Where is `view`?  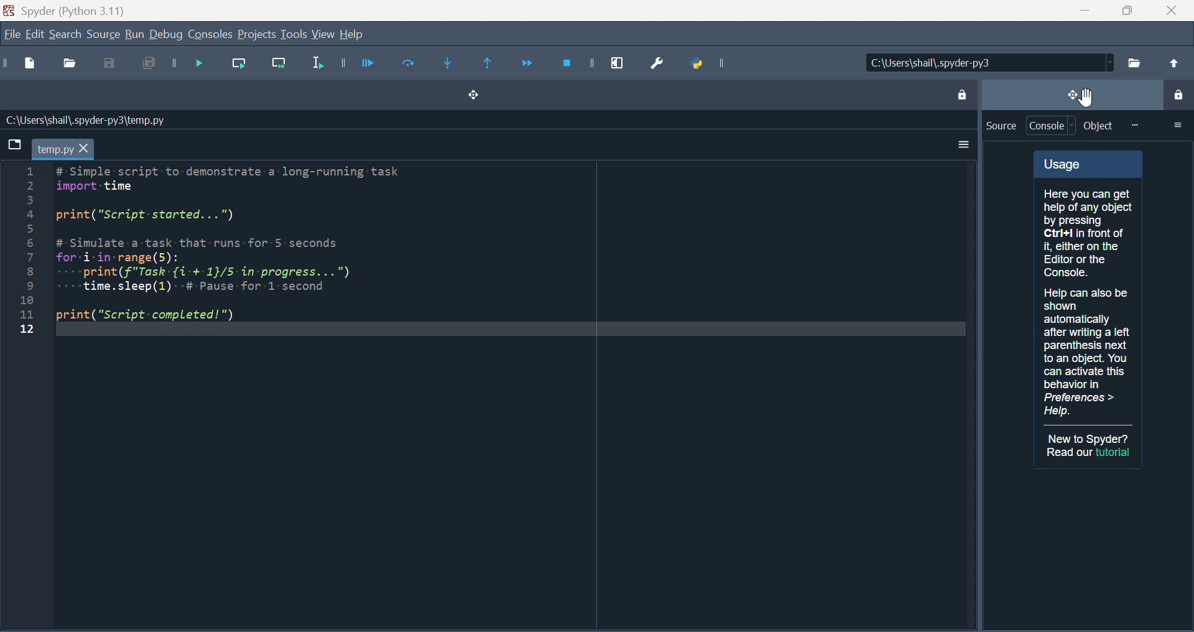
view is located at coordinates (324, 35).